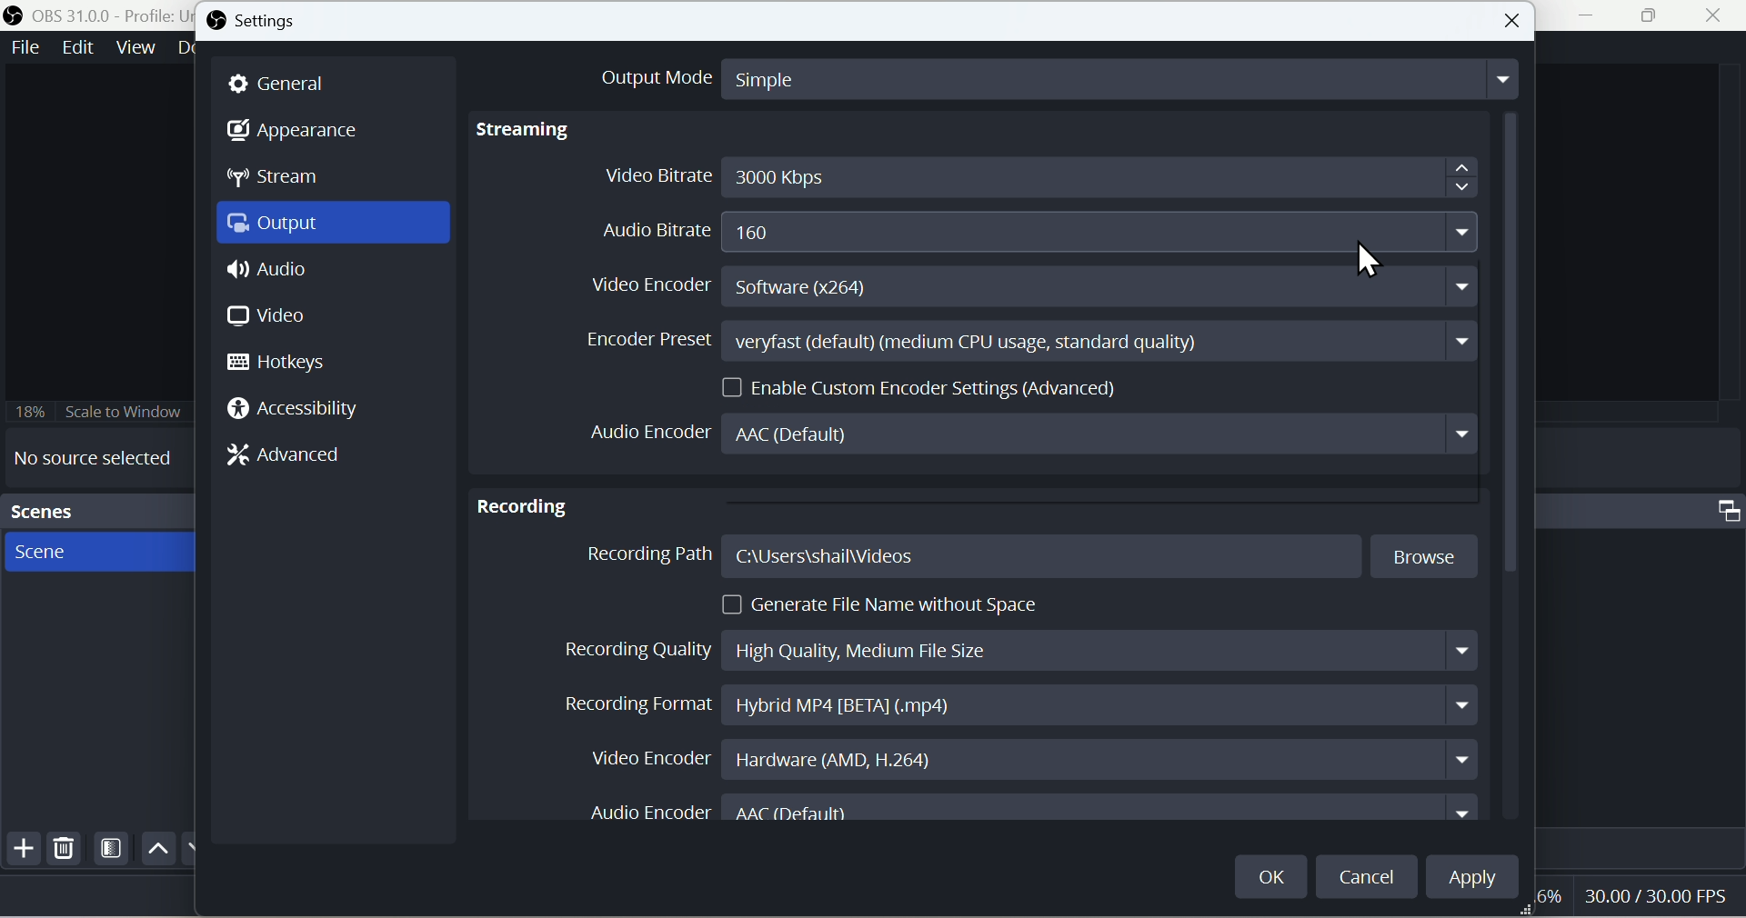 The width and height of the screenshot is (1746, 918). What do you see at coordinates (286, 362) in the screenshot?
I see `Hotkeys` at bounding box center [286, 362].